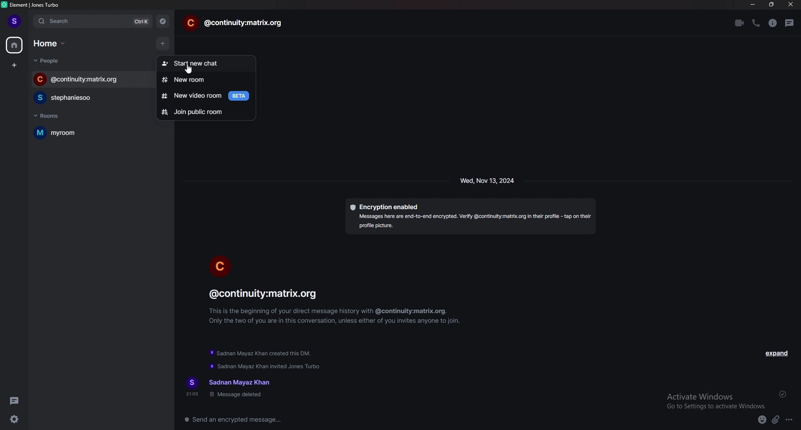 The width and height of the screenshot is (801, 430). Describe the element at coordinates (15, 45) in the screenshot. I see `home` at that location.